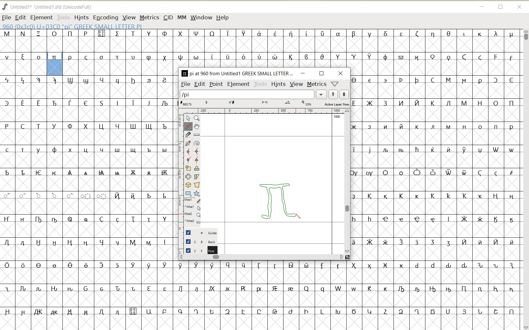  I want to click on EDIT, so click(200, 84).